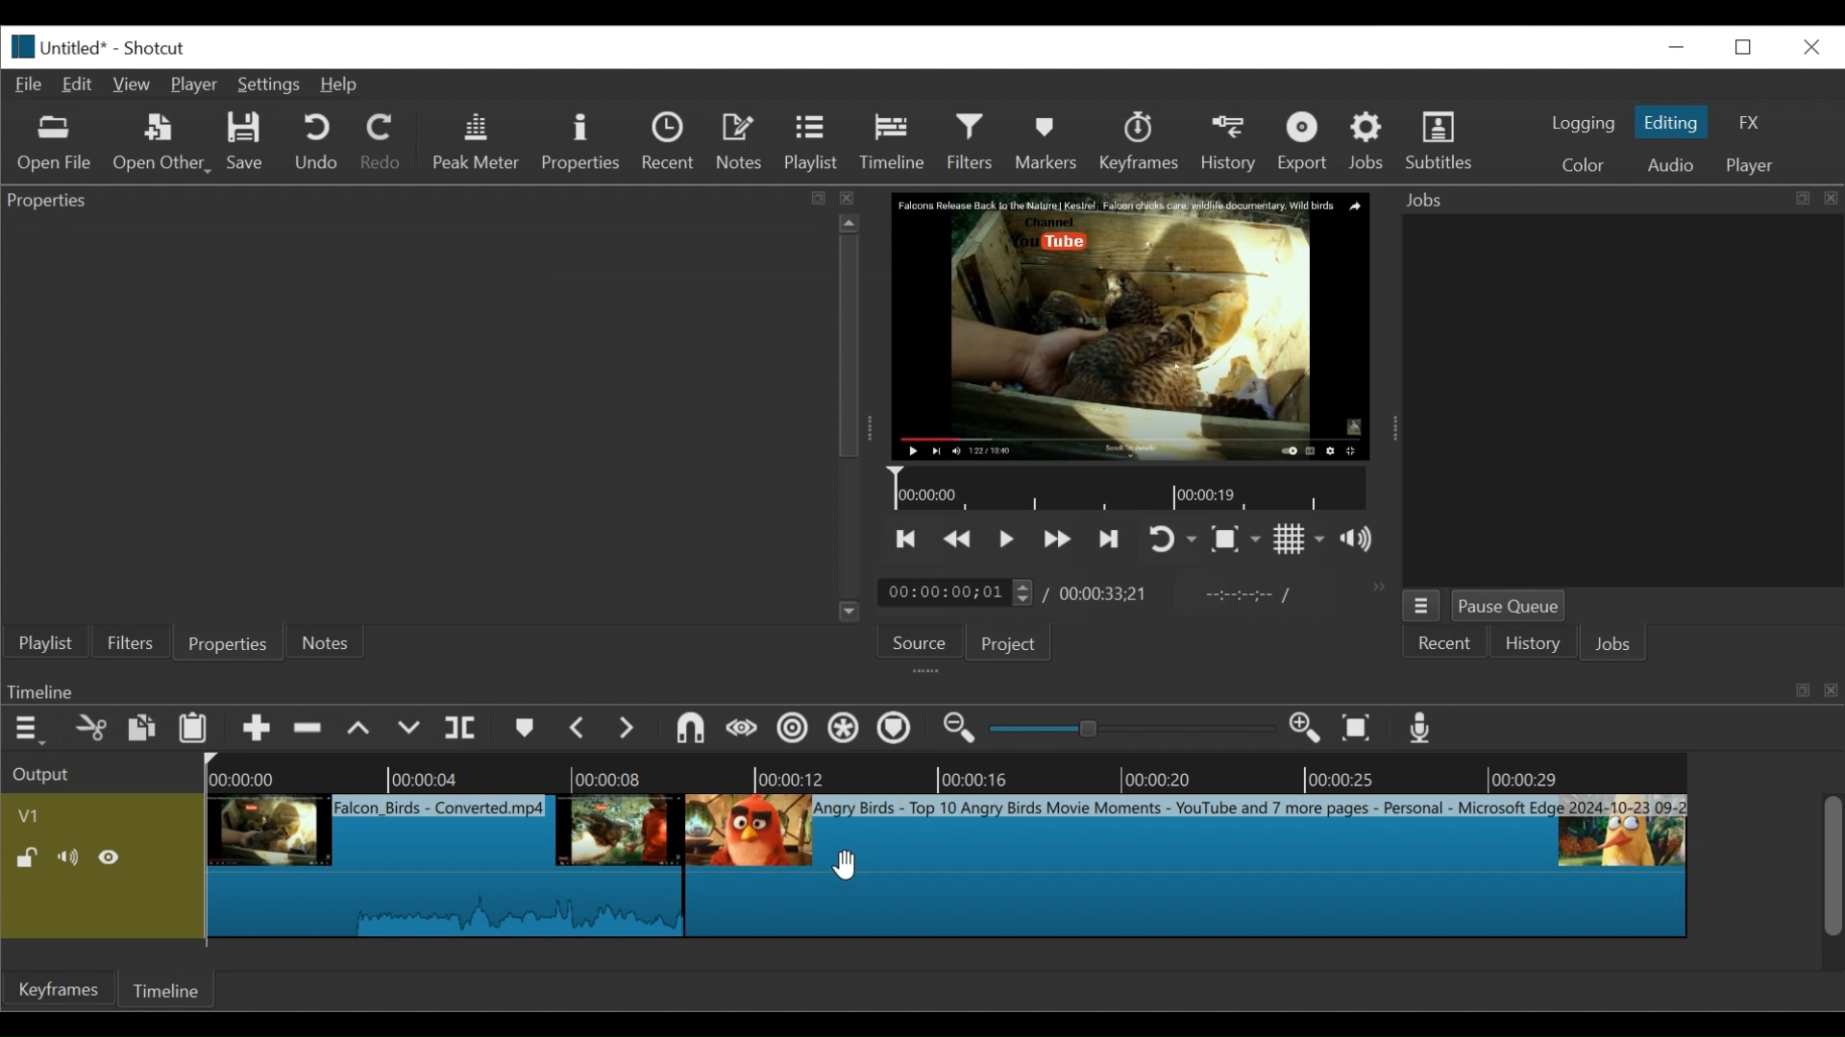 Image resolution: width=1845 pixels, height=1037 pixels. I want to click on Filters, so click(129, 641).